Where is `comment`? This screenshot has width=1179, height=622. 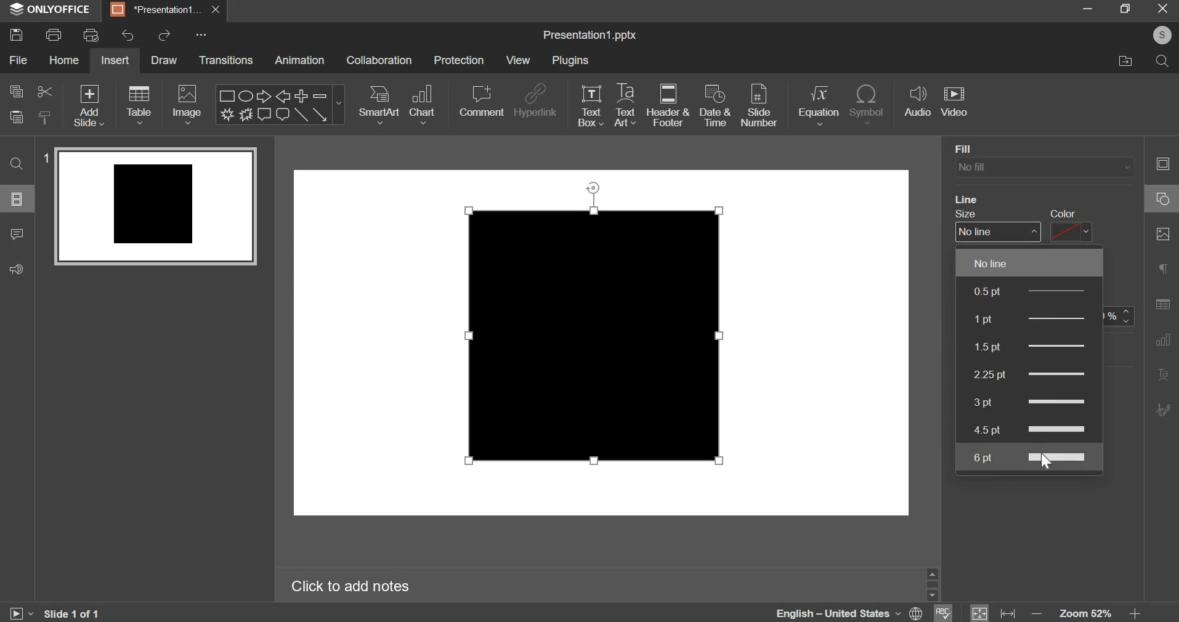
comment is located at coordinates (15, 235).